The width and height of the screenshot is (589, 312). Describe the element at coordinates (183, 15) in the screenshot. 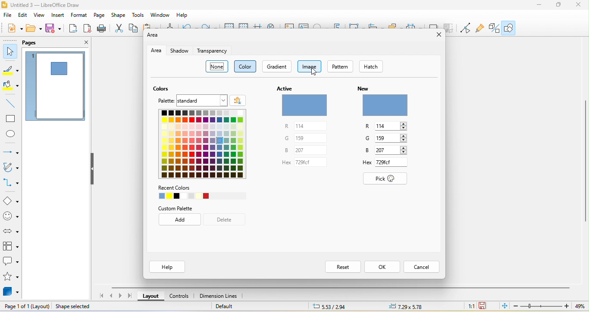

I see `help` at that location.